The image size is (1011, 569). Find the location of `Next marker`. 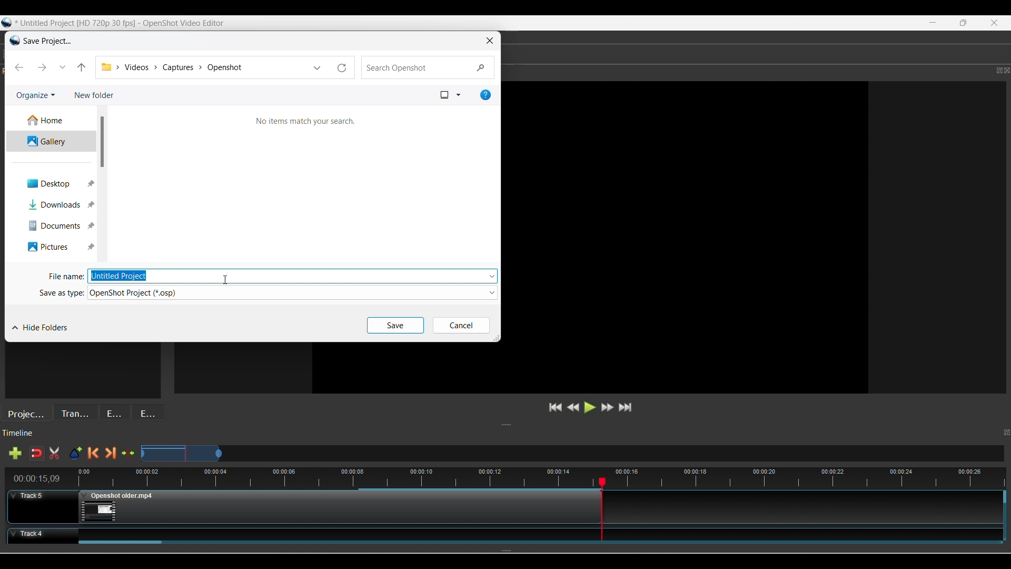

Next marker is located at coordinates (111, 453).